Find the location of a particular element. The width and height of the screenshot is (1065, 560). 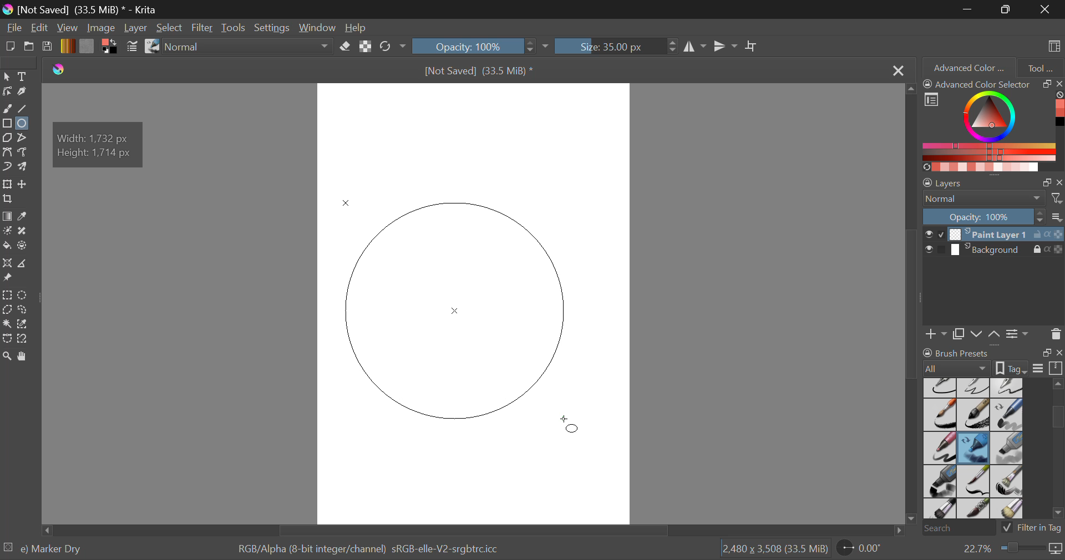

Color Display Info is located at coordinates (372, 551).